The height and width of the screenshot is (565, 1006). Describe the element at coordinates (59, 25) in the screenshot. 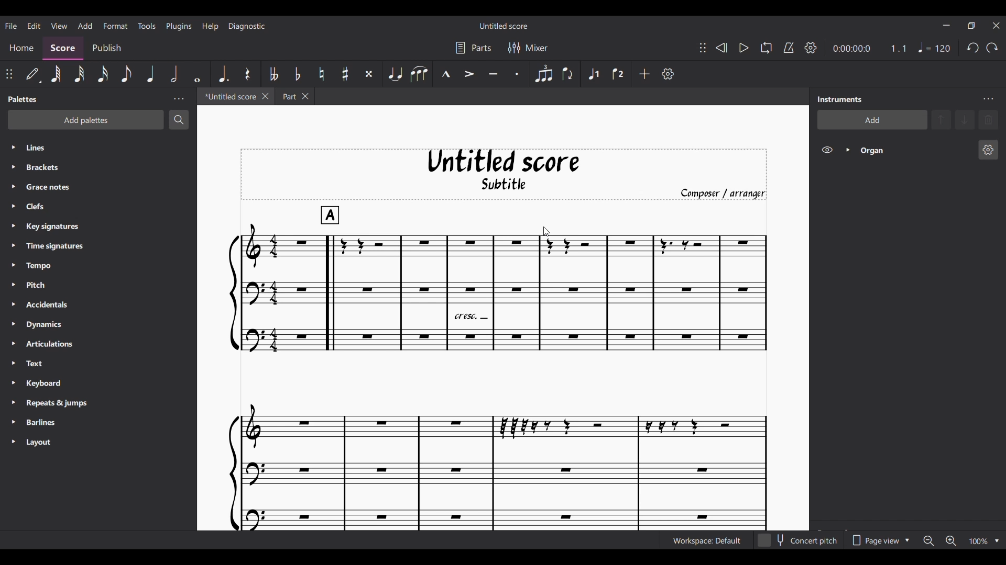

I see `View menu` at that location.